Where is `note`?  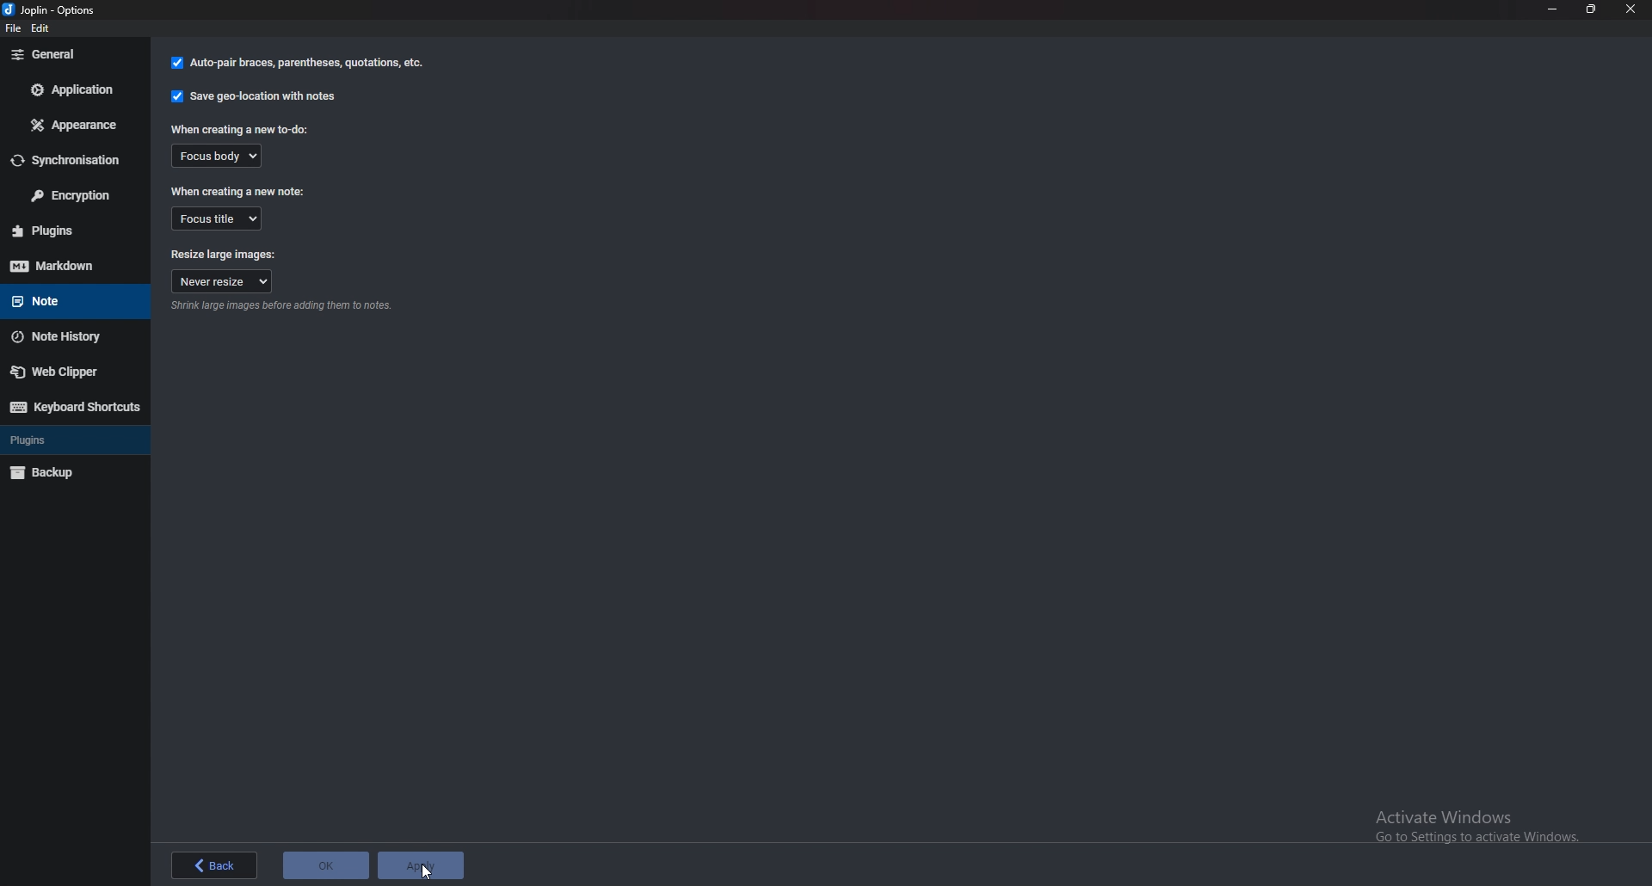 note is located at coordinates (66, 299).